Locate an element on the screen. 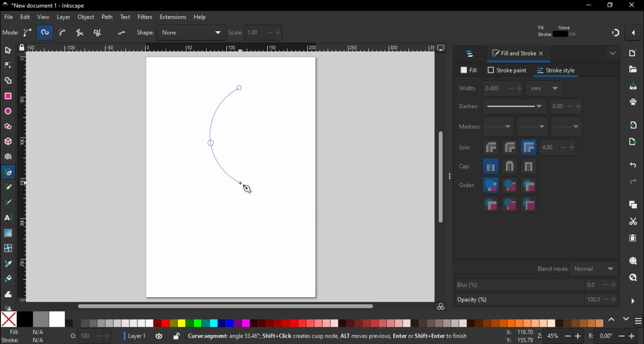 This screenshot has height=344, width=644. copy is located at coordinates (635, 206).